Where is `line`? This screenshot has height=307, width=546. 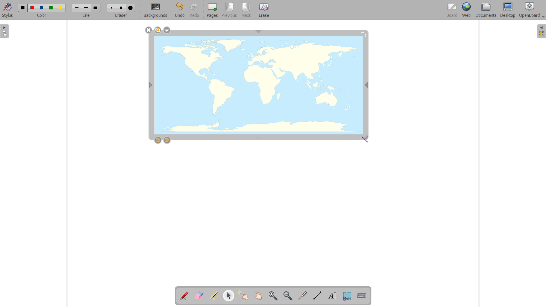
line is located at coordinates (86, 16).